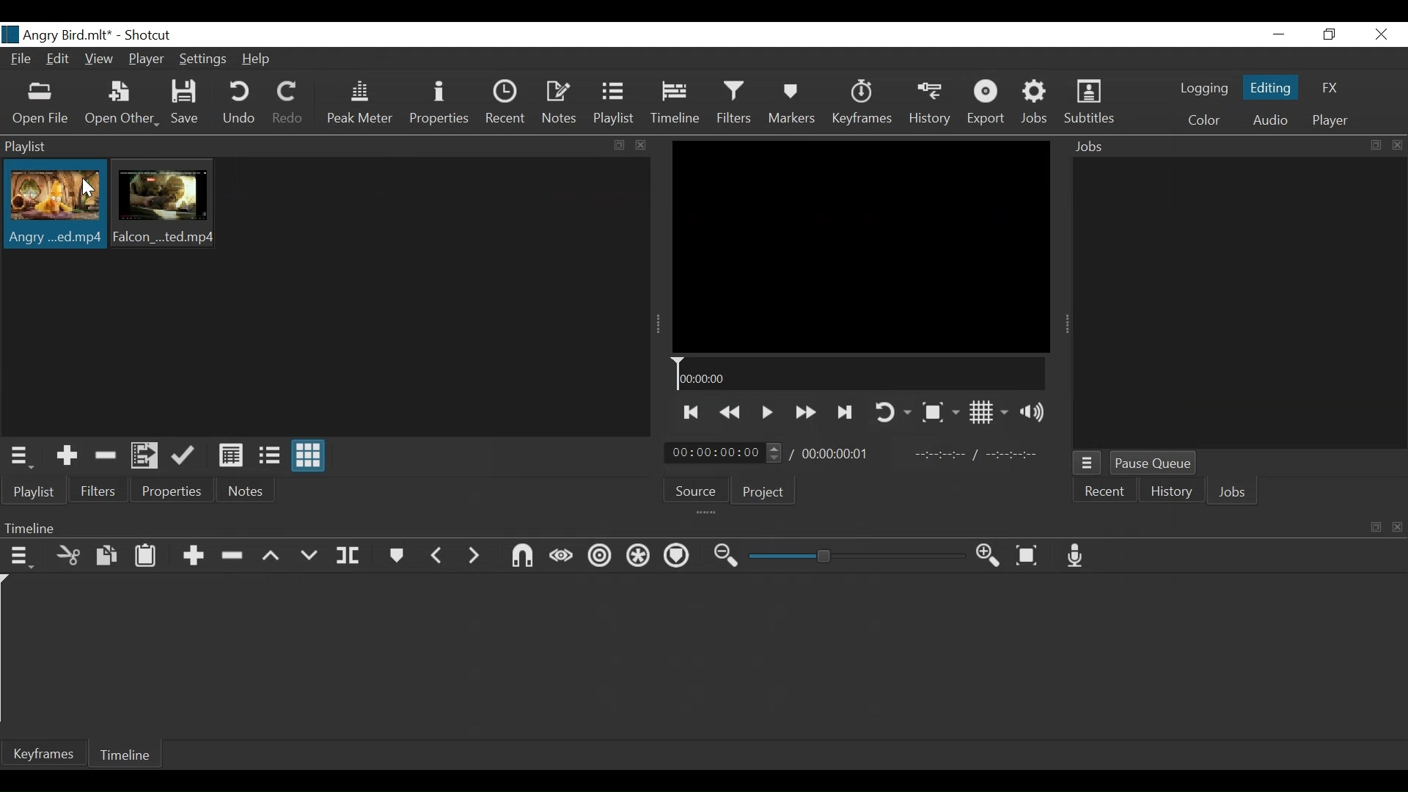 The height and width of the screenshot is (792, 1408). What do you see at coordinates (439, 105) in the screenshot?
I see `Properties` at bounding box center [439, 105].